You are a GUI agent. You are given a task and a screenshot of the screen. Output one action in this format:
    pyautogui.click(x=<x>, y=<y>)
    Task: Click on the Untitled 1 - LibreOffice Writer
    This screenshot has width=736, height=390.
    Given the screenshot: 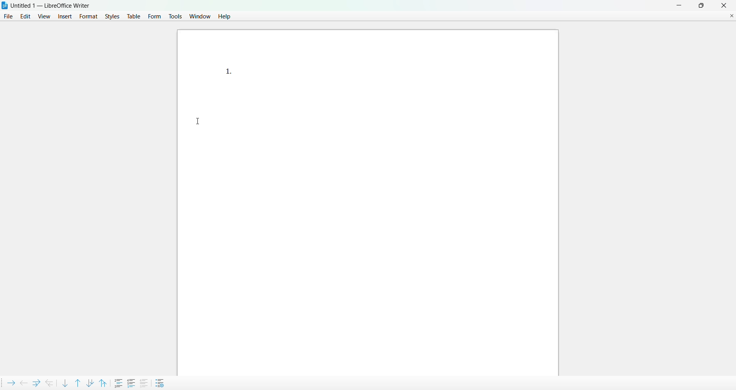 What is the action you would take?
    pyautogui.click(x=52, y=6)
    